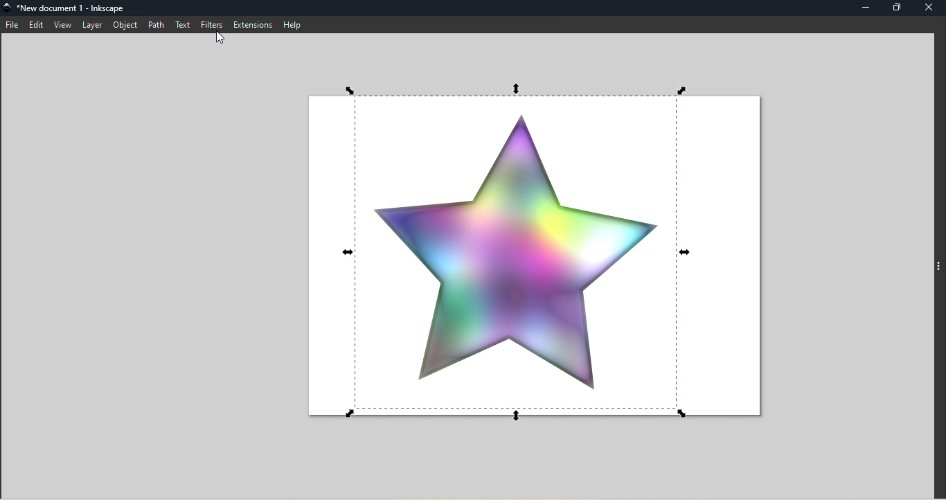 This screenshot has height=500, width=946. Describe the element at coordinates (64, 26) in the screenshot. I see `View` at that location.